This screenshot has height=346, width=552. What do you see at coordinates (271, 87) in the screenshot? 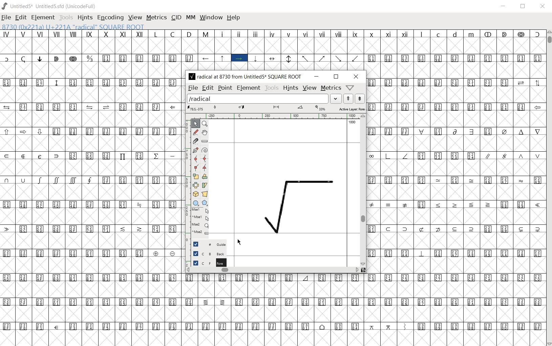
I see `tools` at bounding box center [271, 87].